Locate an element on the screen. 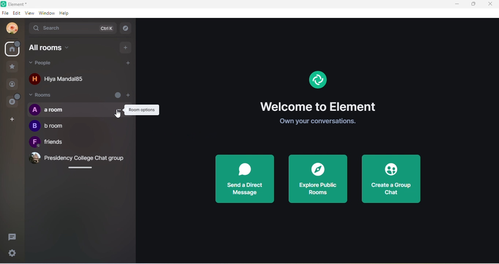 This screenshot has height=264, width=499. element logo is located at coordinates (318, 78).